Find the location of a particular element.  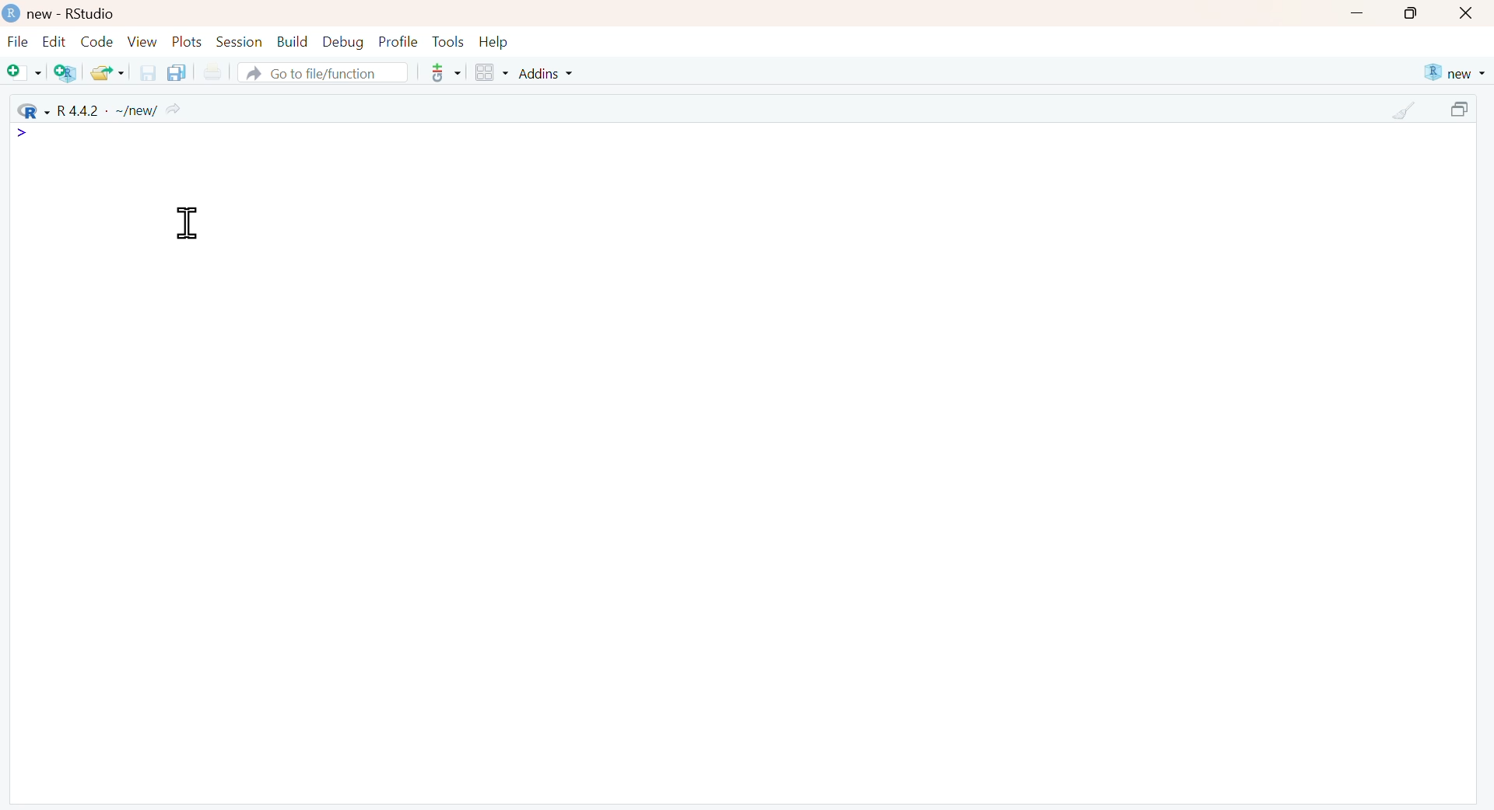

R 4.4.2 - ~/new/ is located at coordinates (100, 110).